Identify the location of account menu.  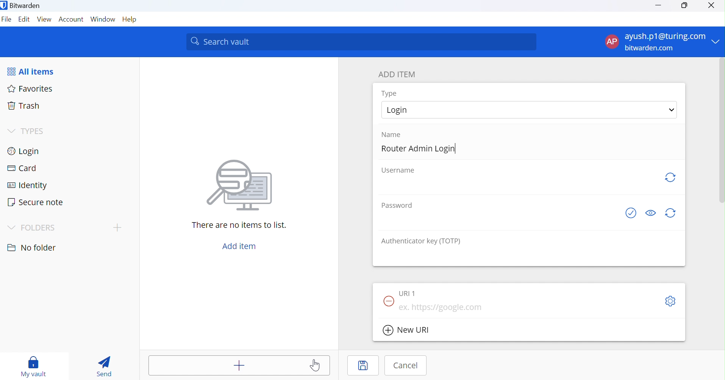
(662, 42).